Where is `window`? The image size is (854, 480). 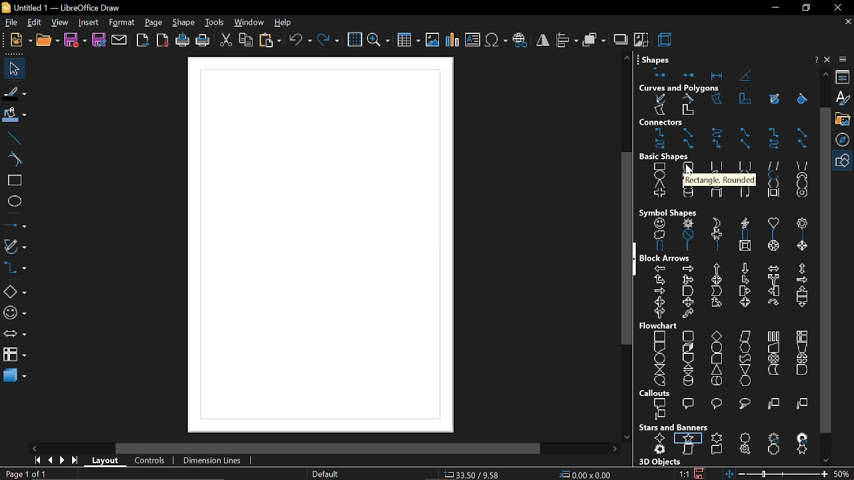 window is located at coordinates (248, 23).